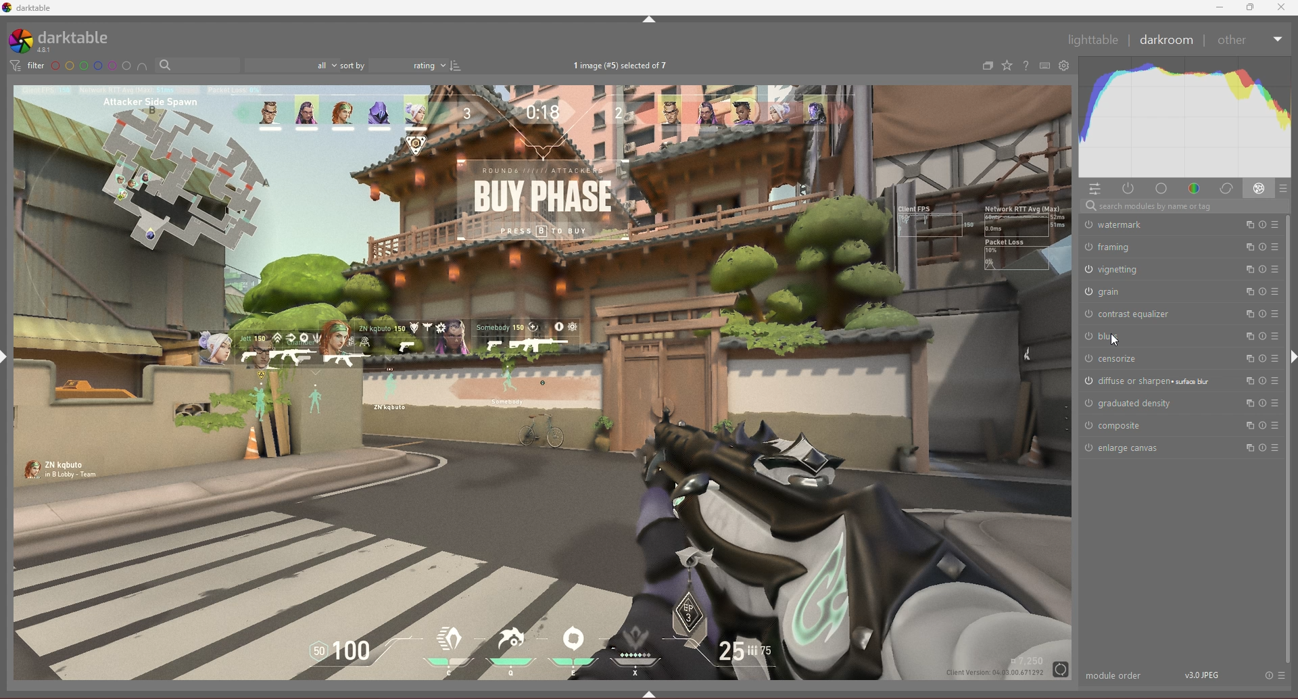 This screenshot has height=699, width=1298. What do you see at coordinates (1201, 675) in the screenshot?
I see `version` at bounding box center [1201, 675].